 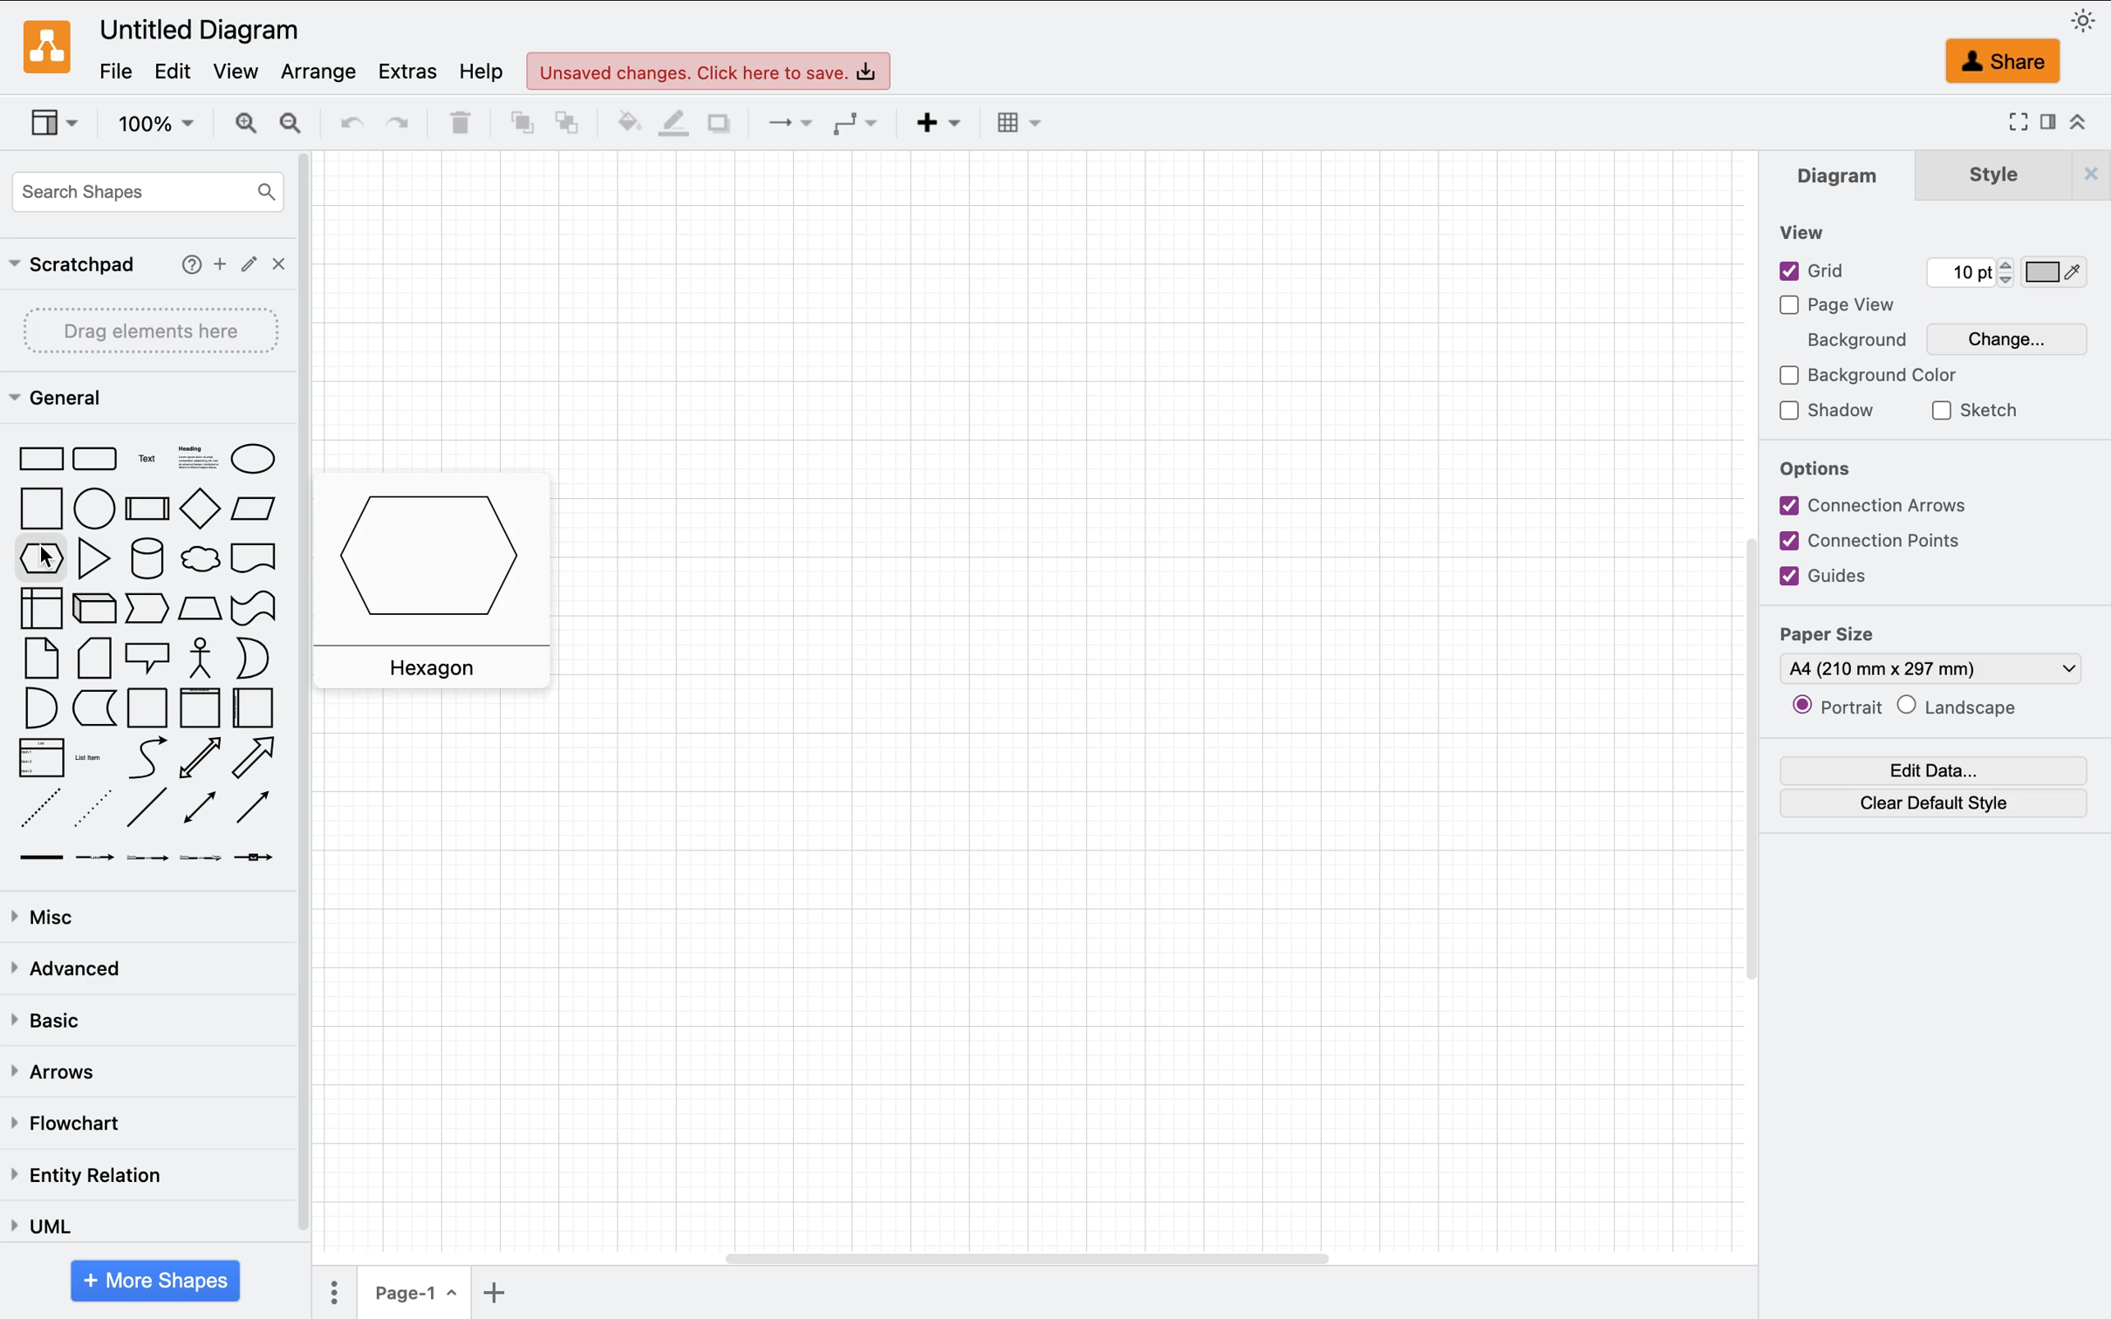 What do you see at coordinates (1018, 1256) in the screenshot?
I see `horizontal page scroll bar` at bounding box center [1018, 1256].